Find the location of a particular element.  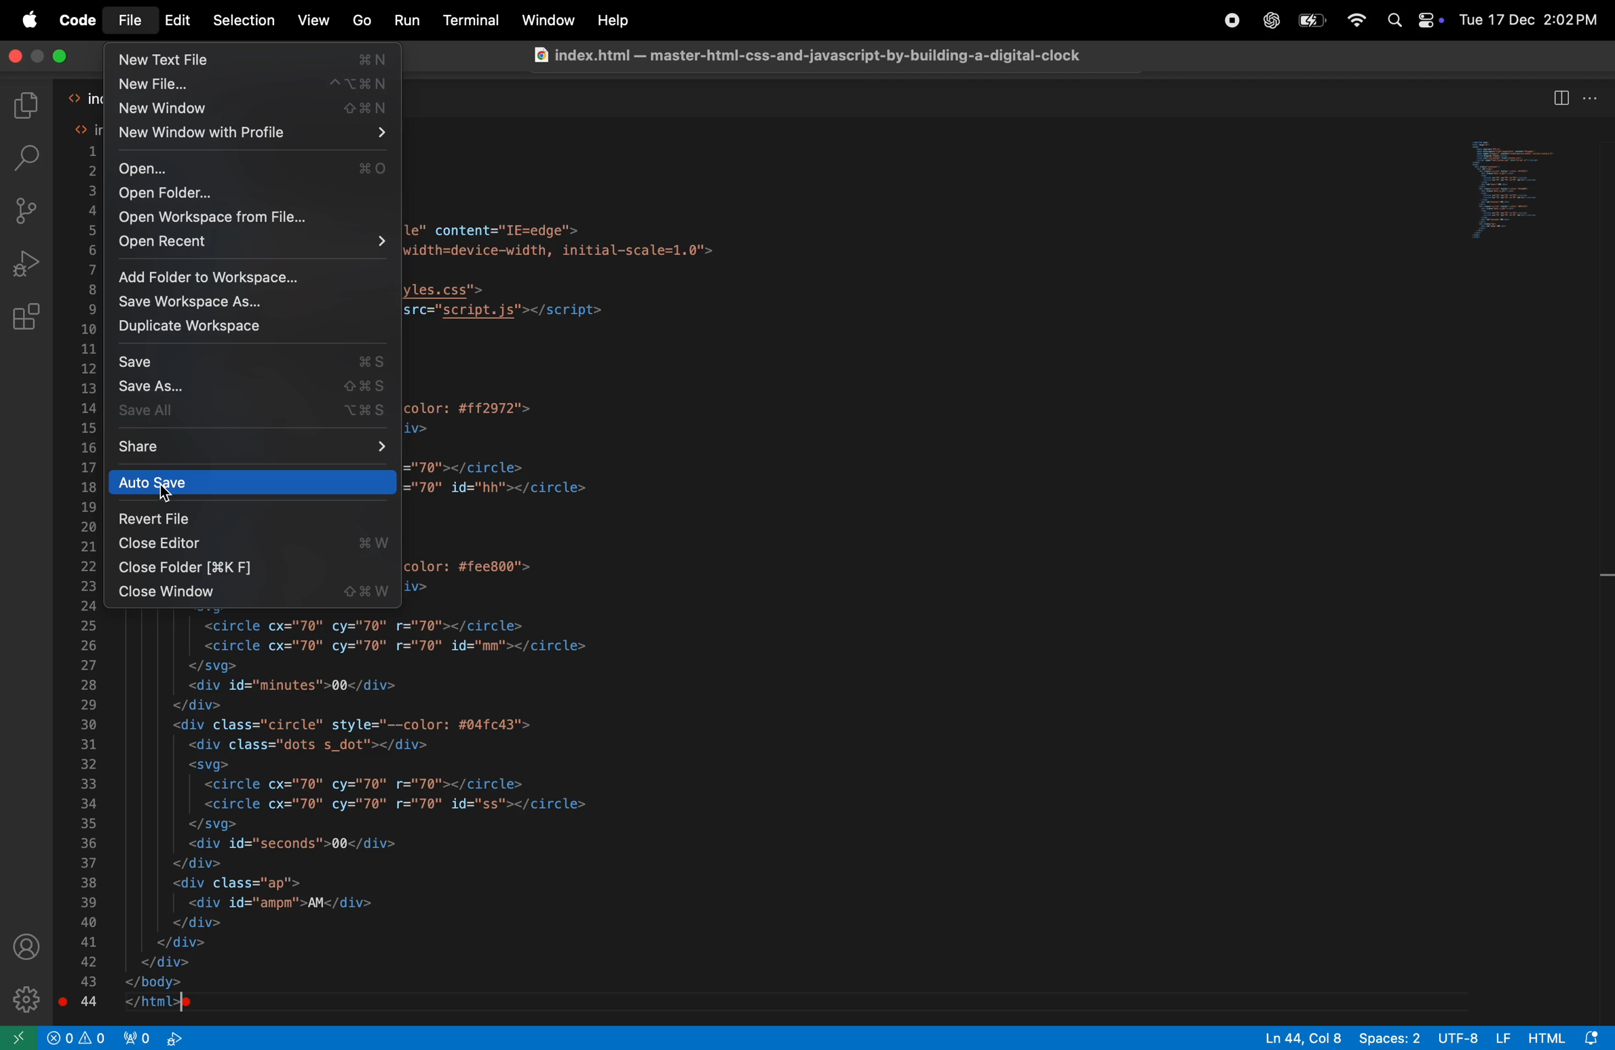

UTF-8 LF is located at coordinates (1476, 1037).